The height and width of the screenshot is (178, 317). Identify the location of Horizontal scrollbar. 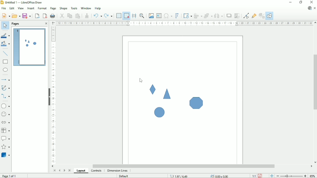
(184, 166).